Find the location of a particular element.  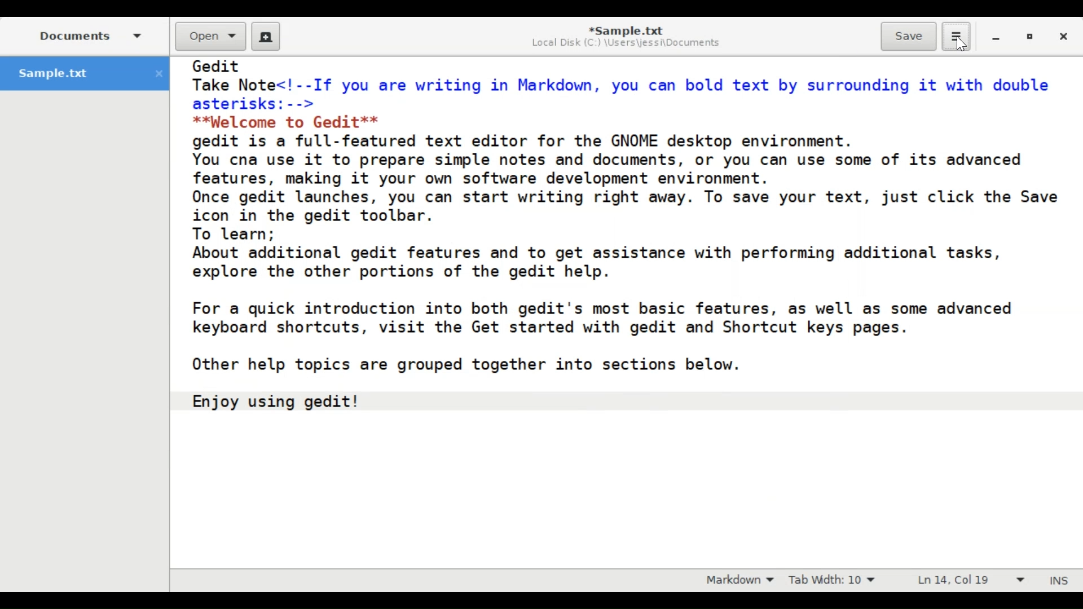

Documents is located at coordinates (92, 36).